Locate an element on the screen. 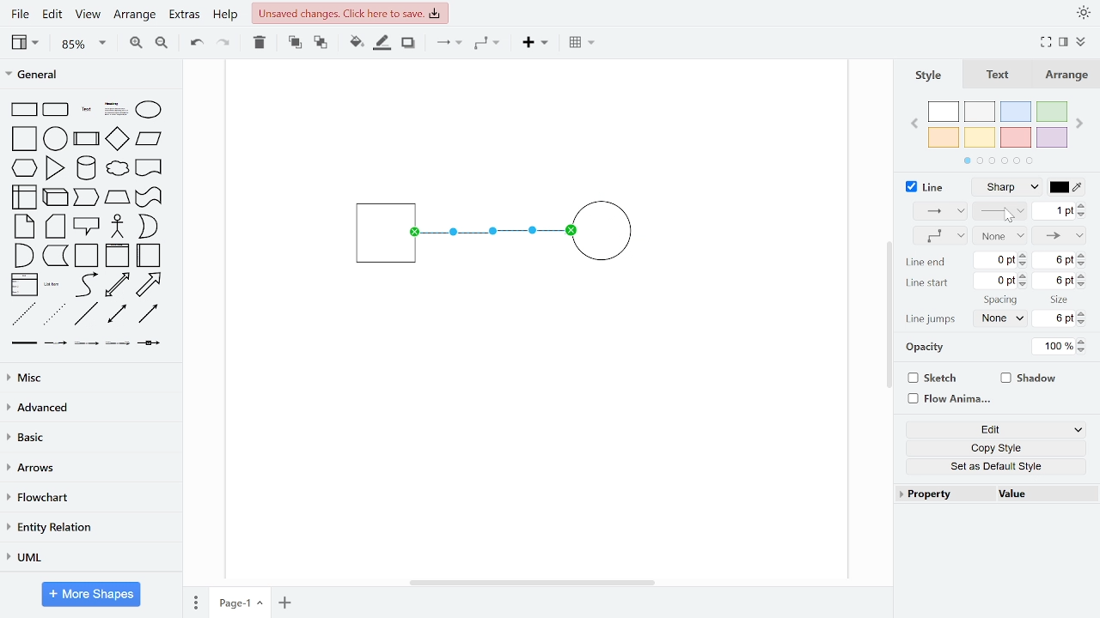 The height and width of the screenshot is (618, 1100). property  is located at coordinates (943, 493).